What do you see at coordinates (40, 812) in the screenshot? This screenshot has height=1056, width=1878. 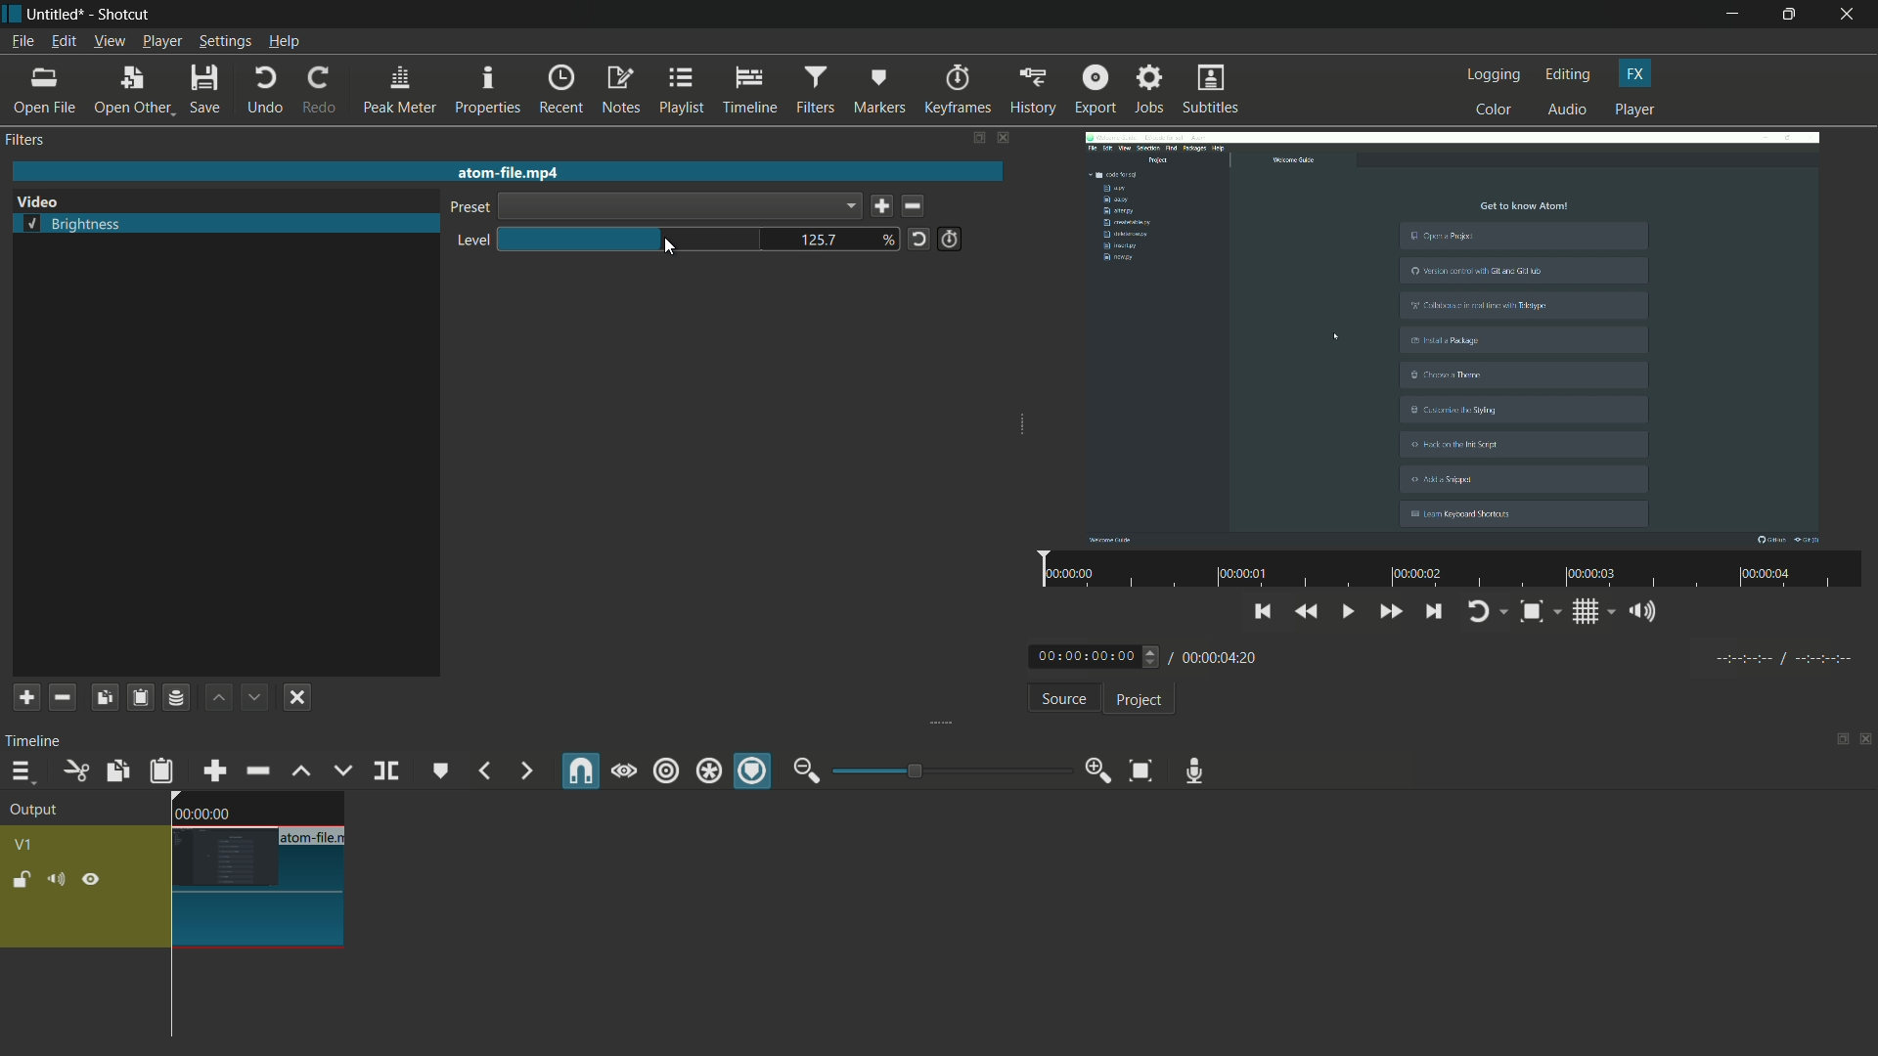 I see `output` at bounding box center [40, 812].